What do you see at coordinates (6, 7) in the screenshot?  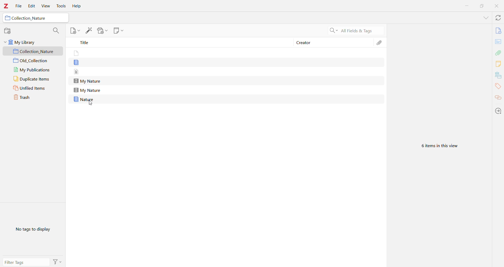 I see `Application Logo` at bounding box center [6, 7].